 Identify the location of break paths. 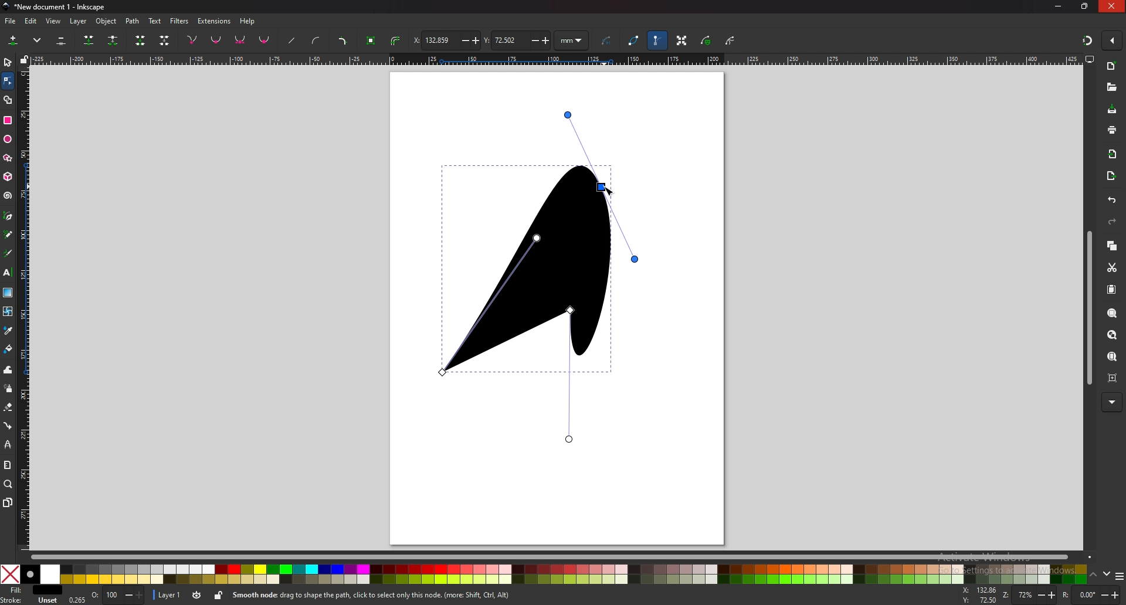
(114, 40).